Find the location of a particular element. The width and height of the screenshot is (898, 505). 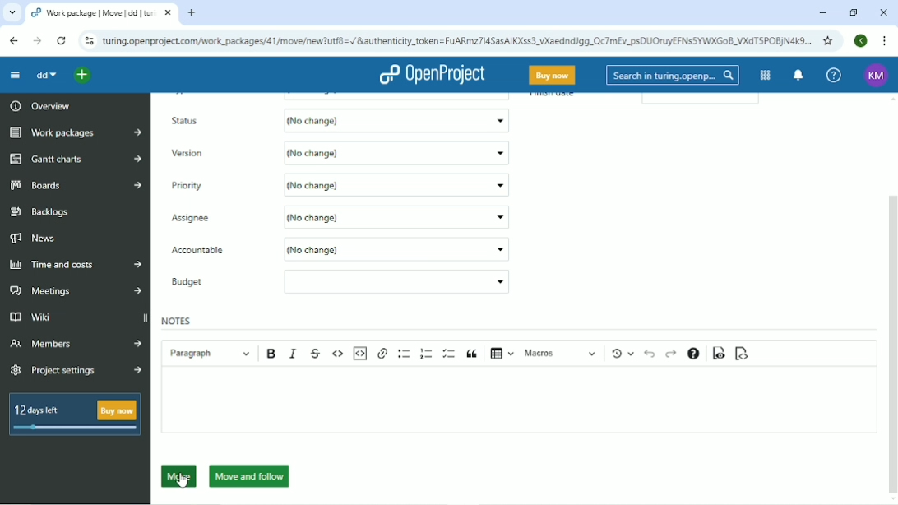

Toggle preview mode is located at coordinates (720, 351).